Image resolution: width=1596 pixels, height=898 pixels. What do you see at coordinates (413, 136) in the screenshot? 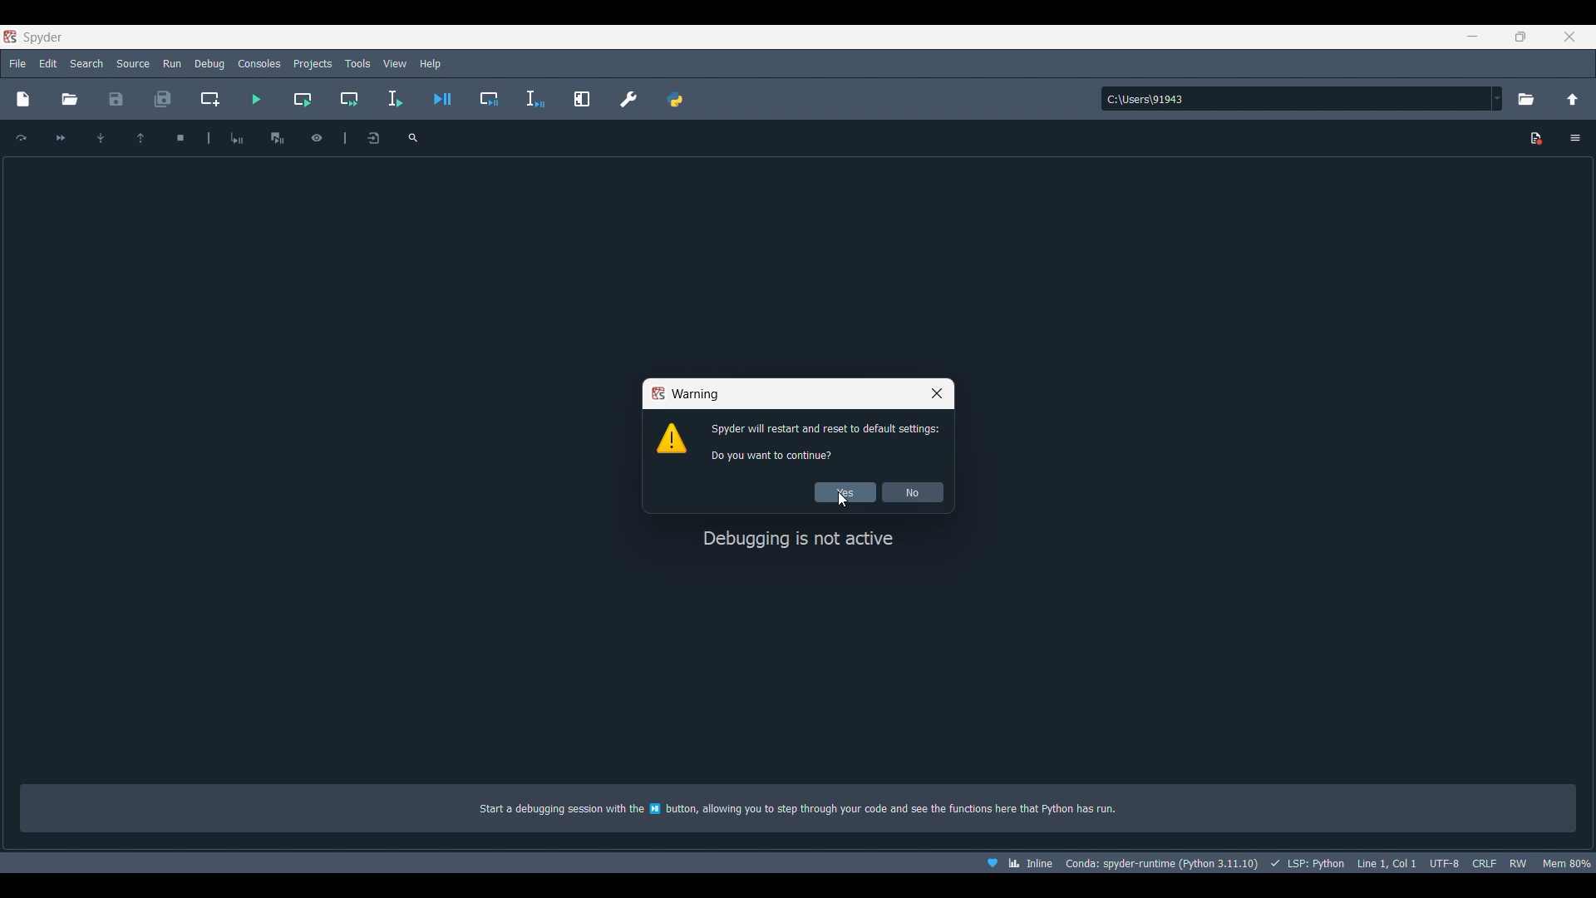
I see `search variable name` at bounding box center [413, 136].